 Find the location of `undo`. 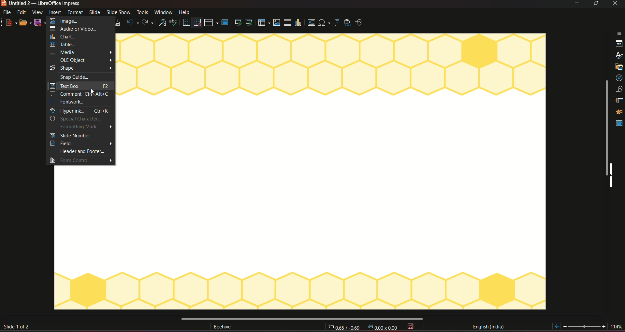

undo is located at coordinates (132, 22).